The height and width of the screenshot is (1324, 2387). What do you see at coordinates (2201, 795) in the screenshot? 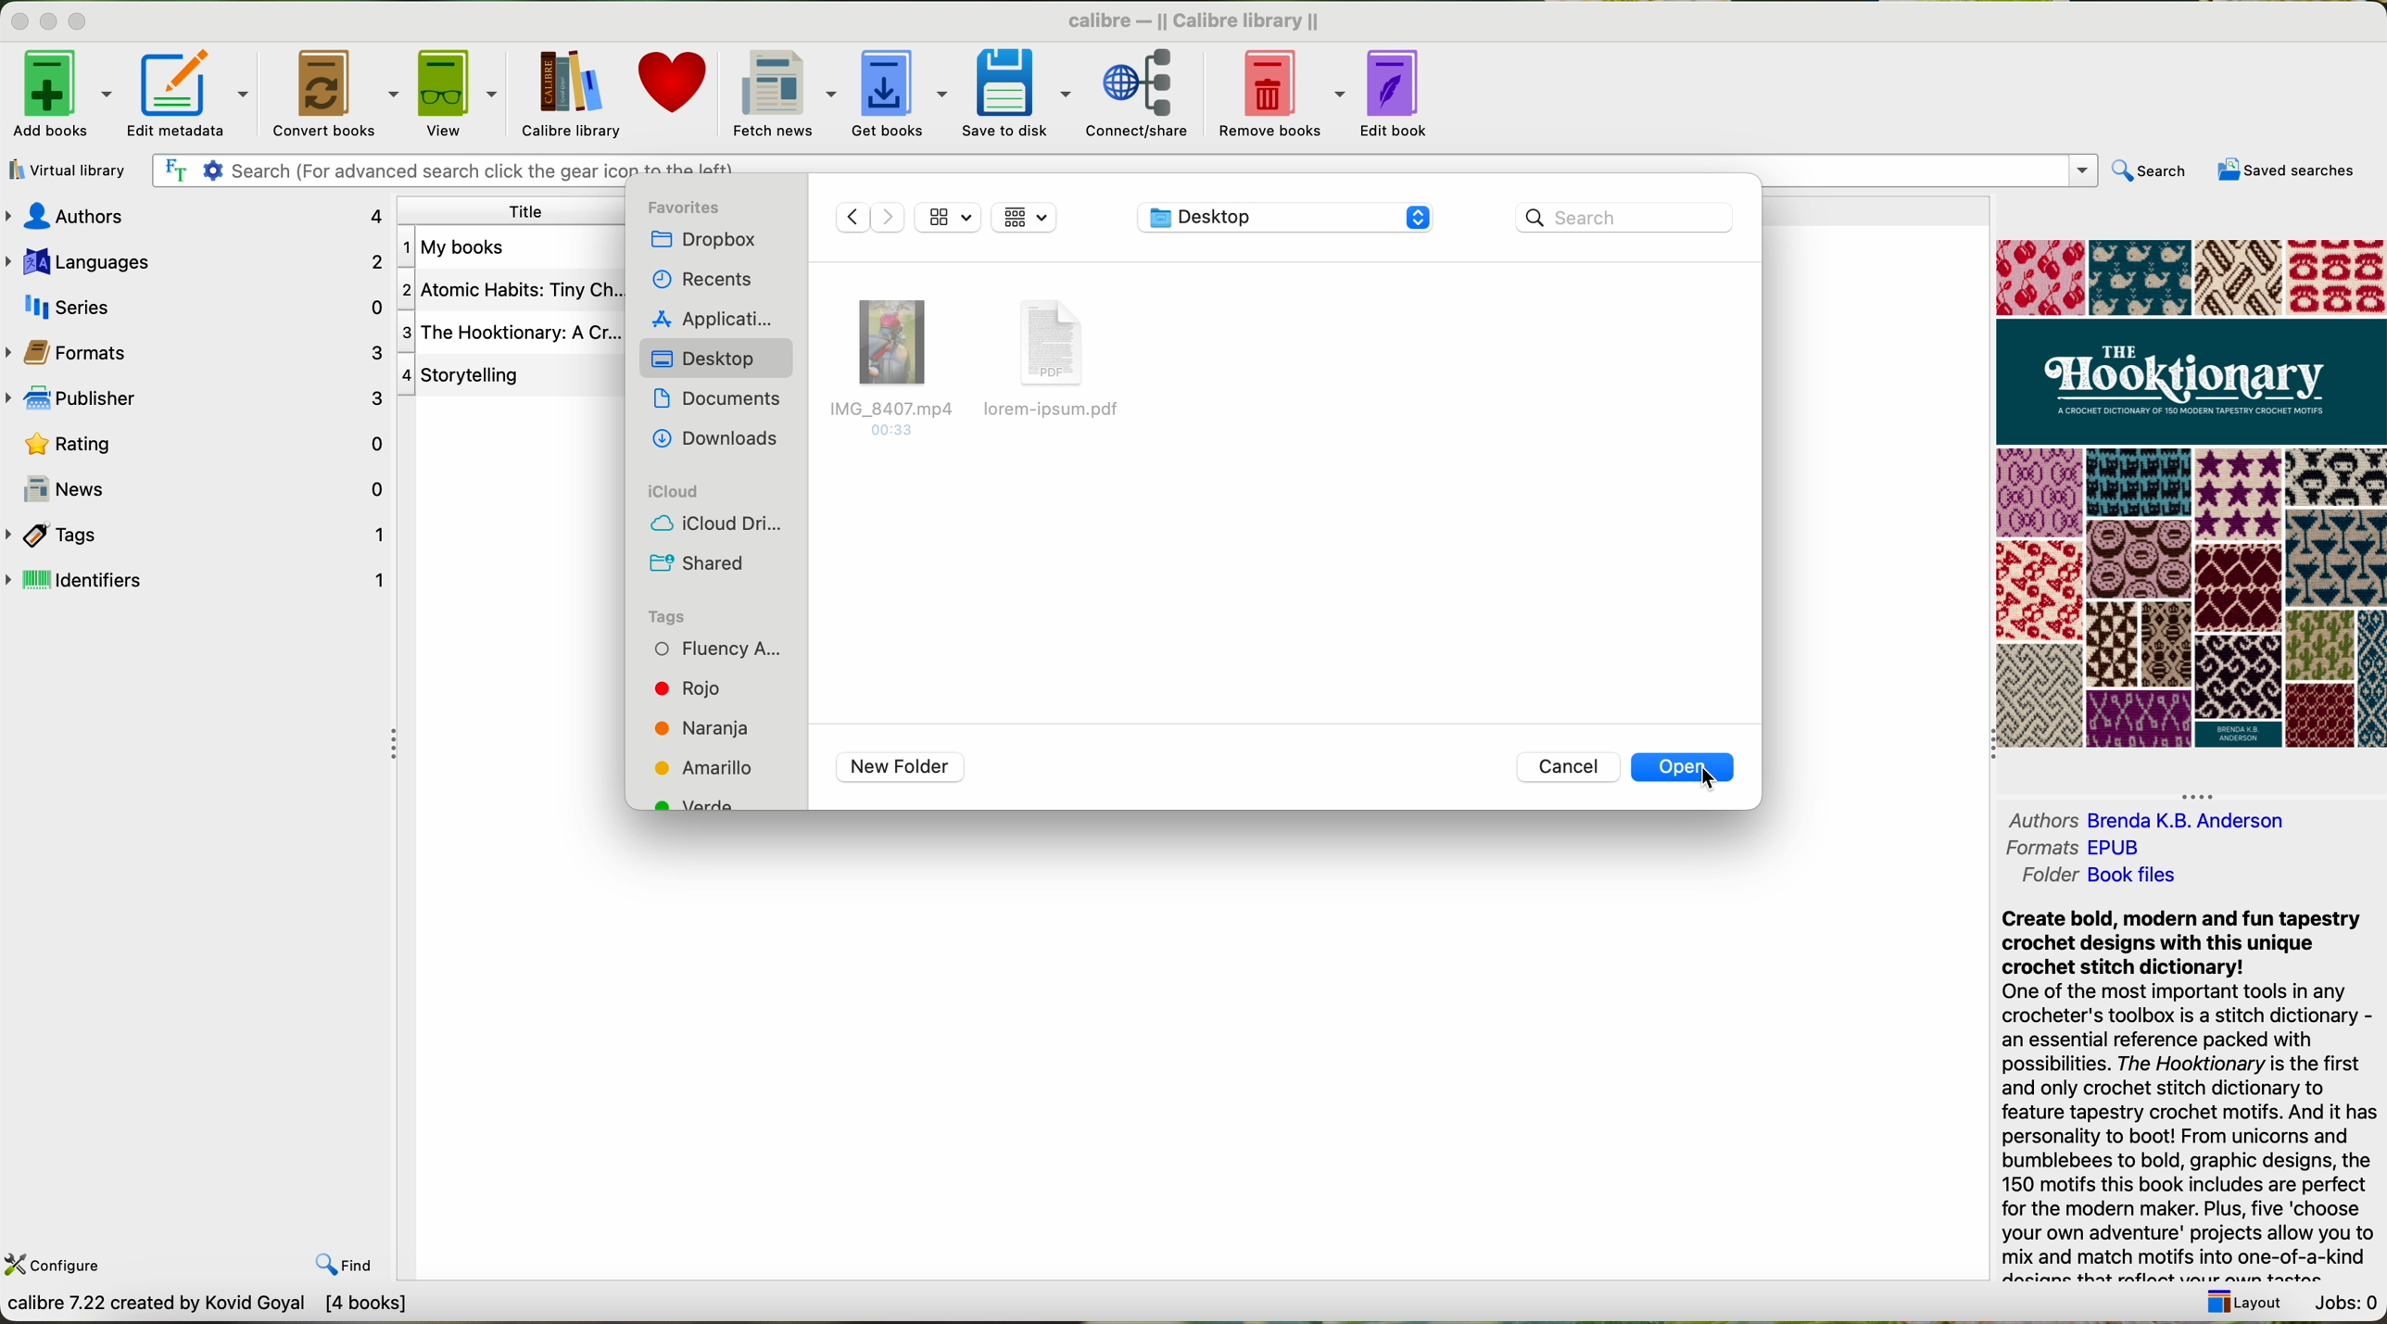
I see `Collapse` at bounding box center [2201, 795].